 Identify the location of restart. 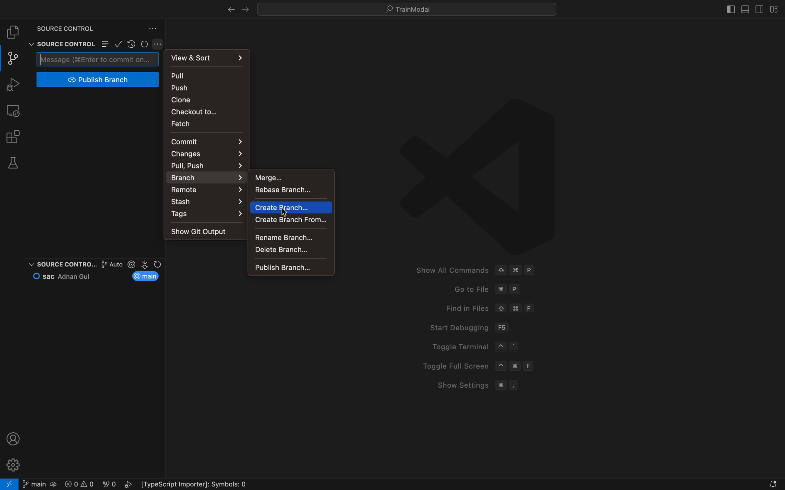
(145, 43).